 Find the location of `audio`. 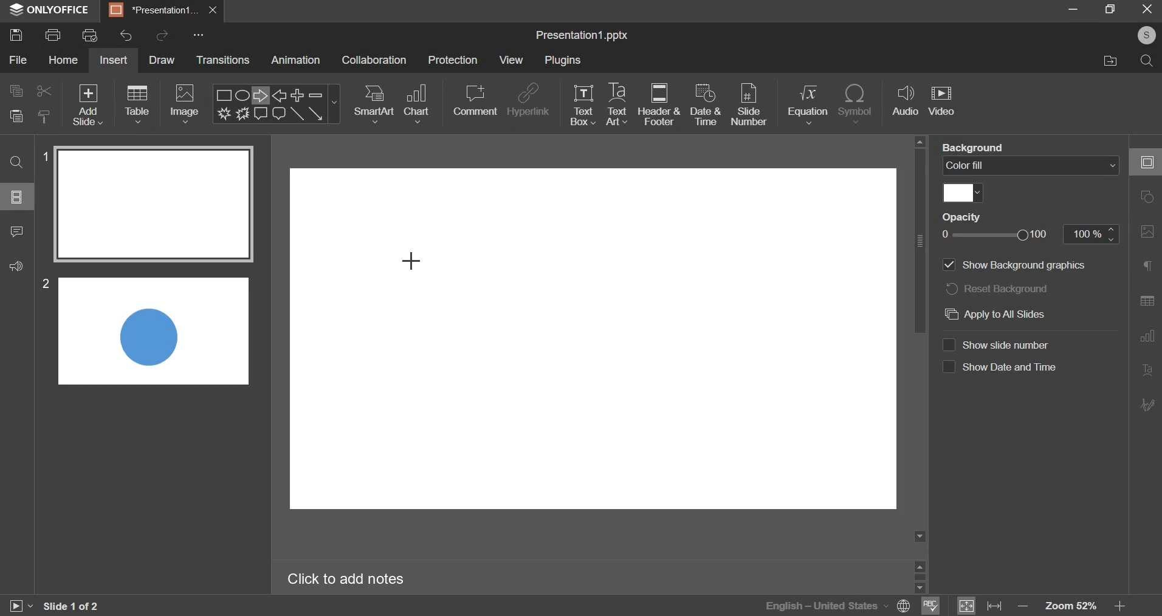

audio is located at coordinates (907, 104).